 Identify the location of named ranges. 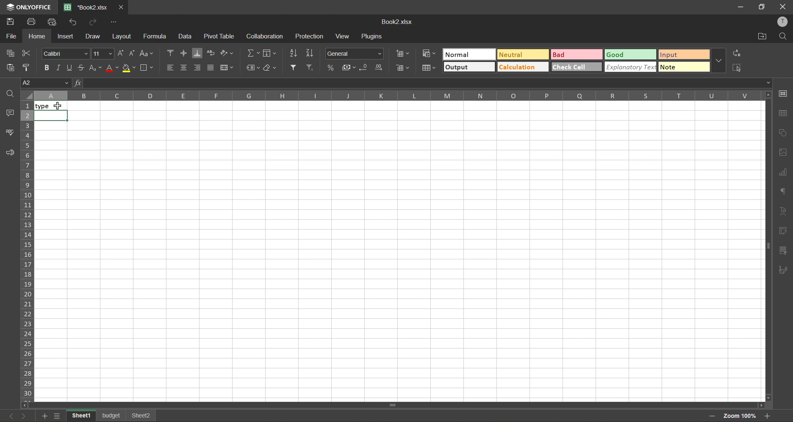
(253, 68).